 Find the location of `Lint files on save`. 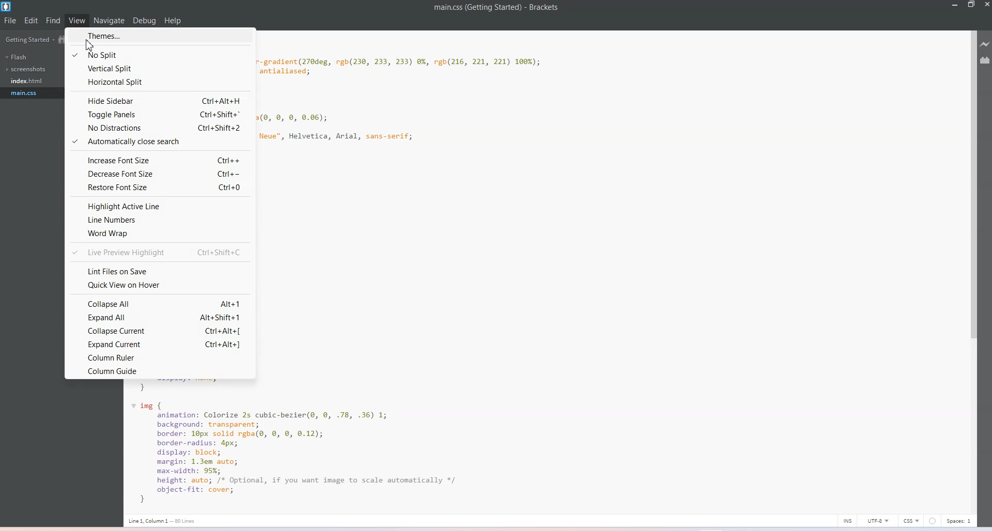

Lint files on save is located at coordinates (160, 272).